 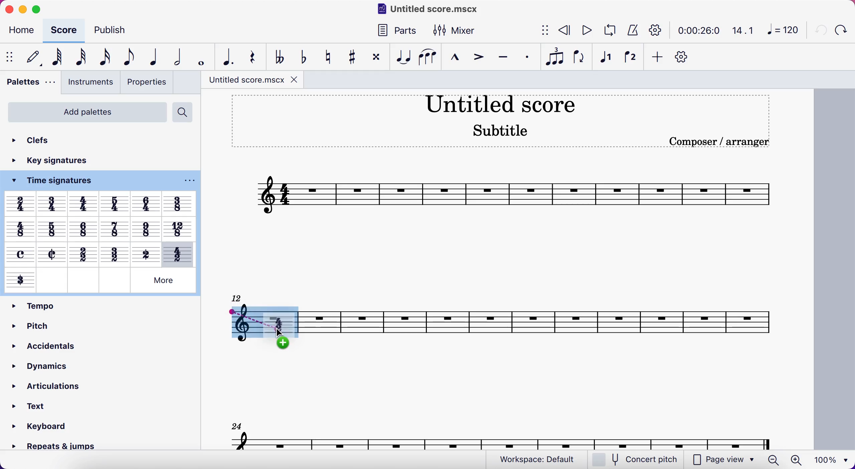 I want to click on , so click(x=180, y=203).